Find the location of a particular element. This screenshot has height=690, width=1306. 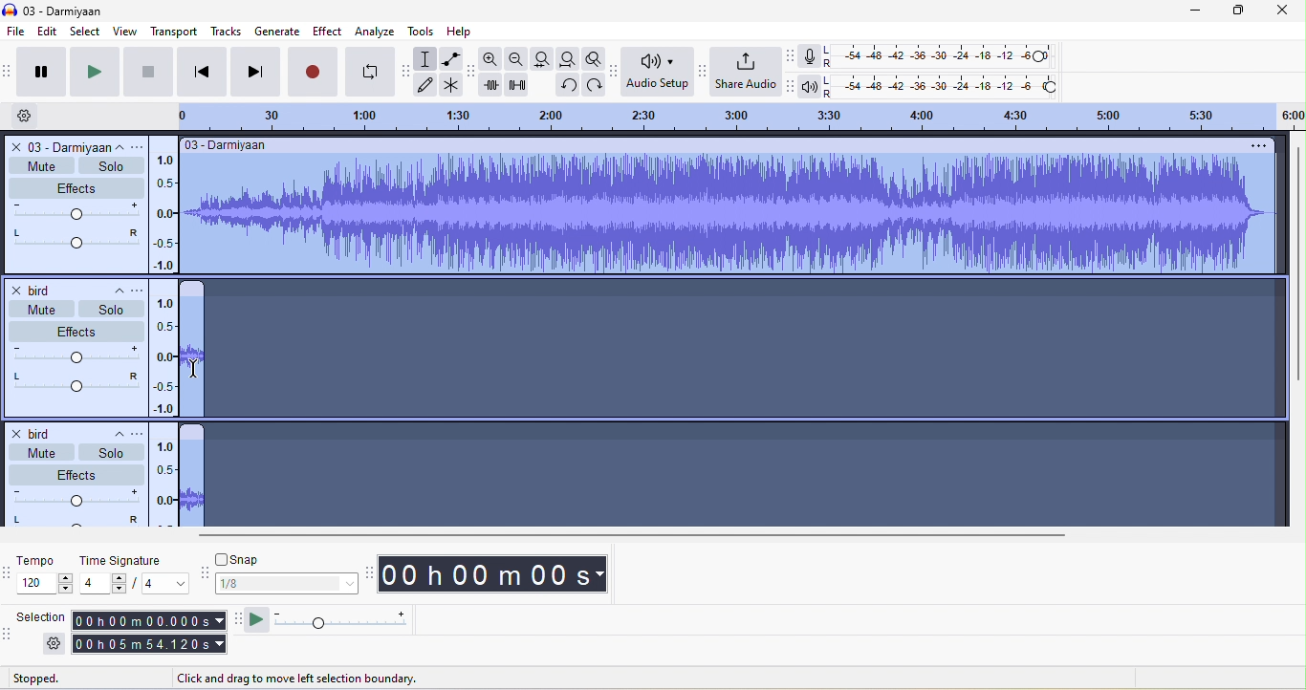

file selection to width is located at coordinates (545, 58).